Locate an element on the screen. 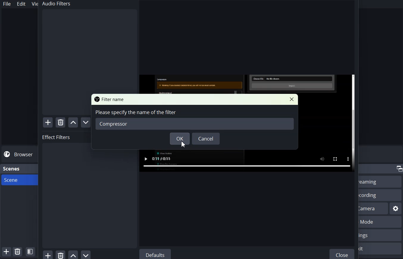 This screenshot has height=259, width=403. Add Filter is located at coordinates (48, 254).